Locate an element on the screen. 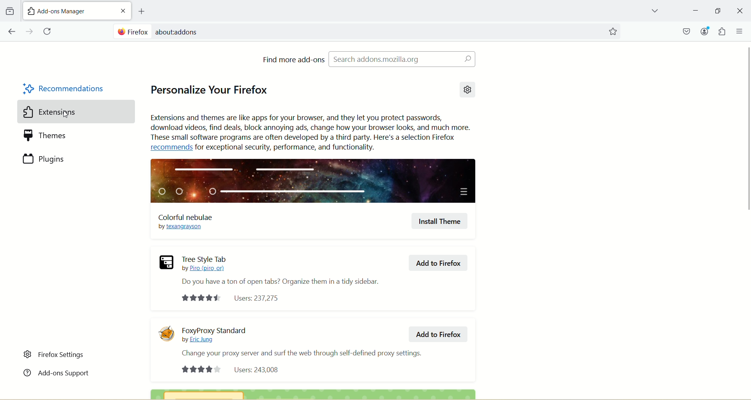 This screenshot has width=751, height=400. Settings is located at coordinates (467, 90).